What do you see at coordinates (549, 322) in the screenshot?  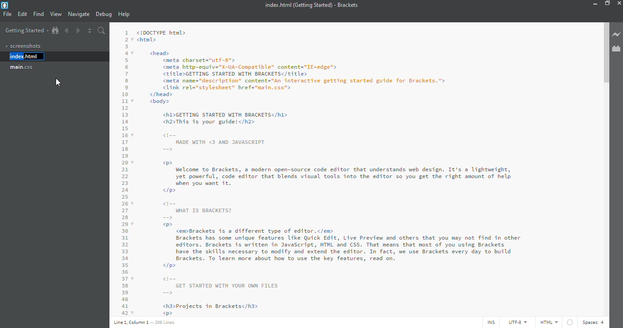 I see `html` at bounding box center [549, 322].